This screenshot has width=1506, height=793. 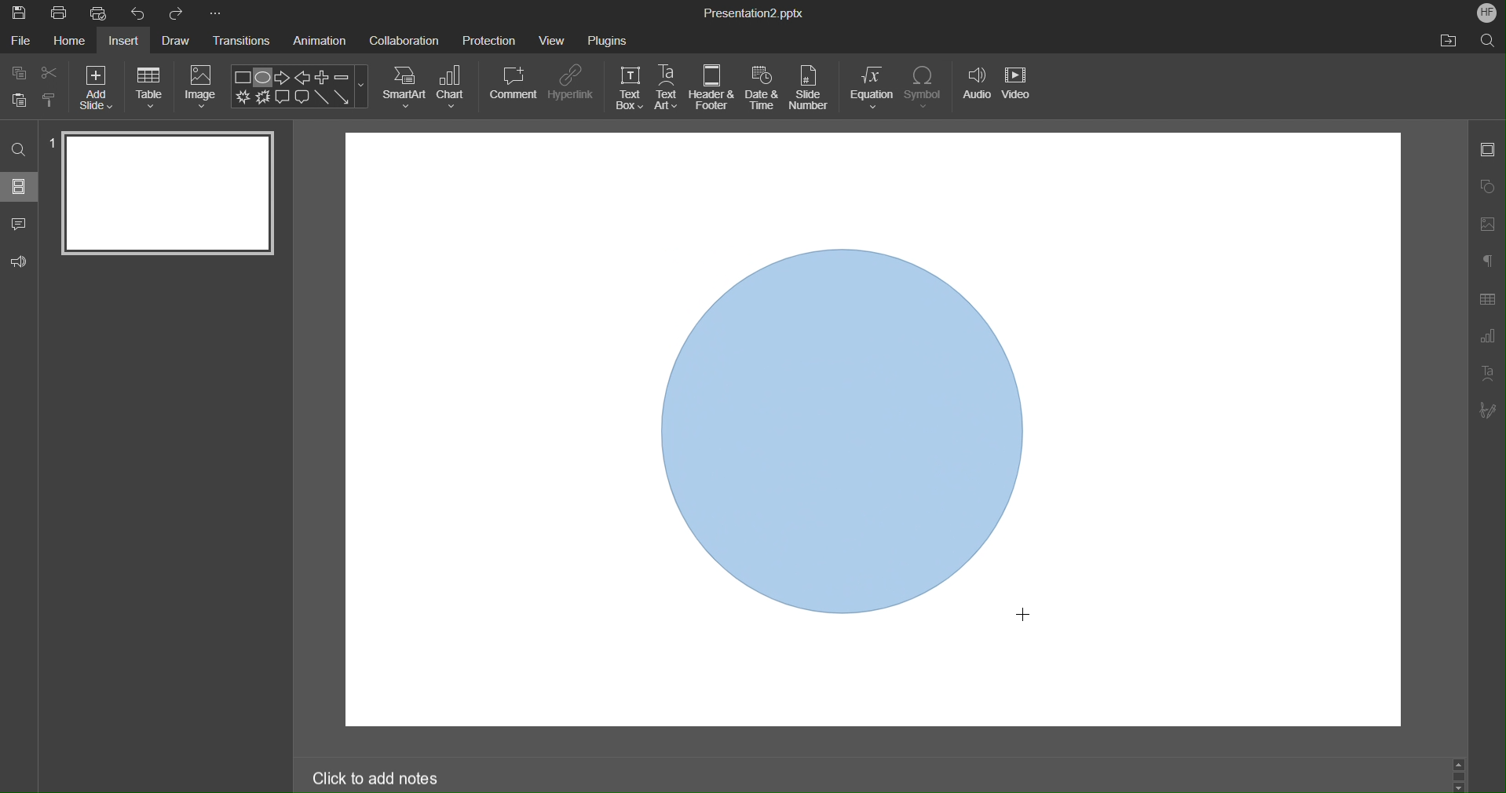 What do you see at coordinates (975, 90) in the screenshot?
I see `Audio` at bounding box center [975, 90].